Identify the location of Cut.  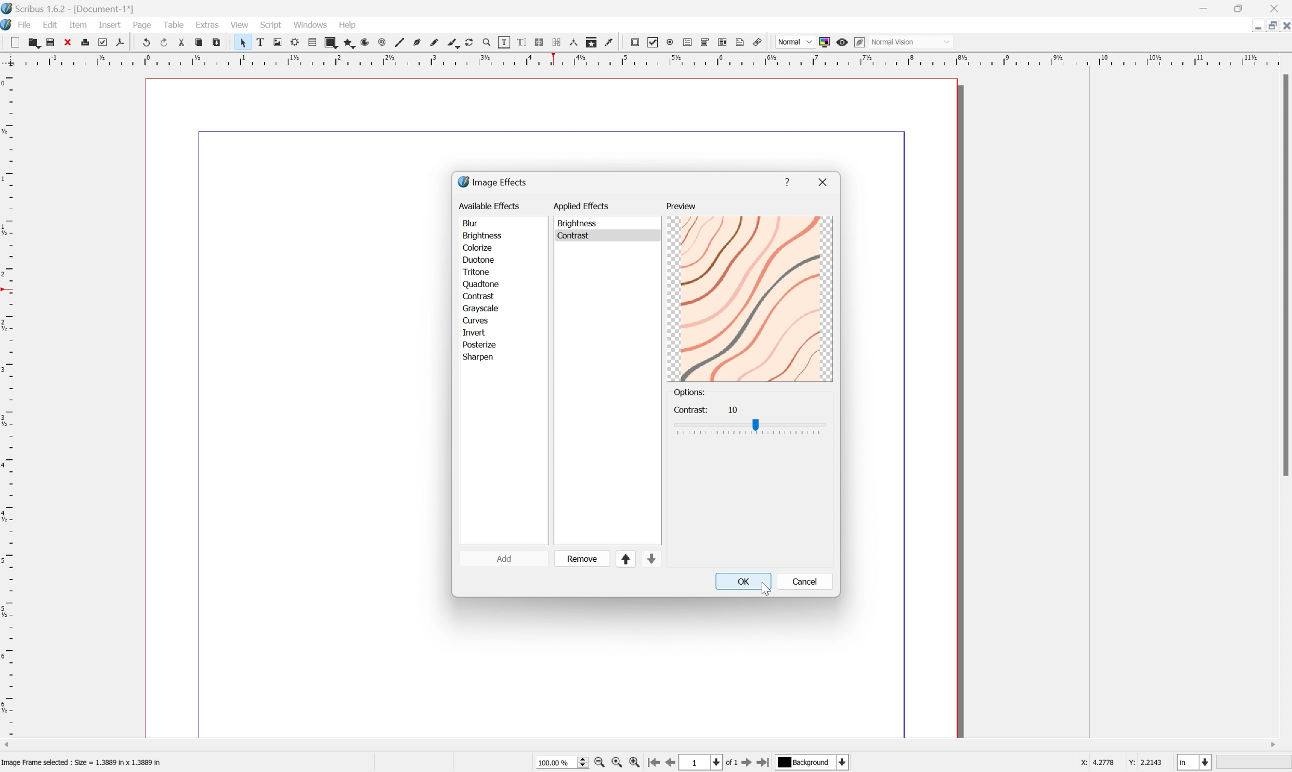
(181, 41).